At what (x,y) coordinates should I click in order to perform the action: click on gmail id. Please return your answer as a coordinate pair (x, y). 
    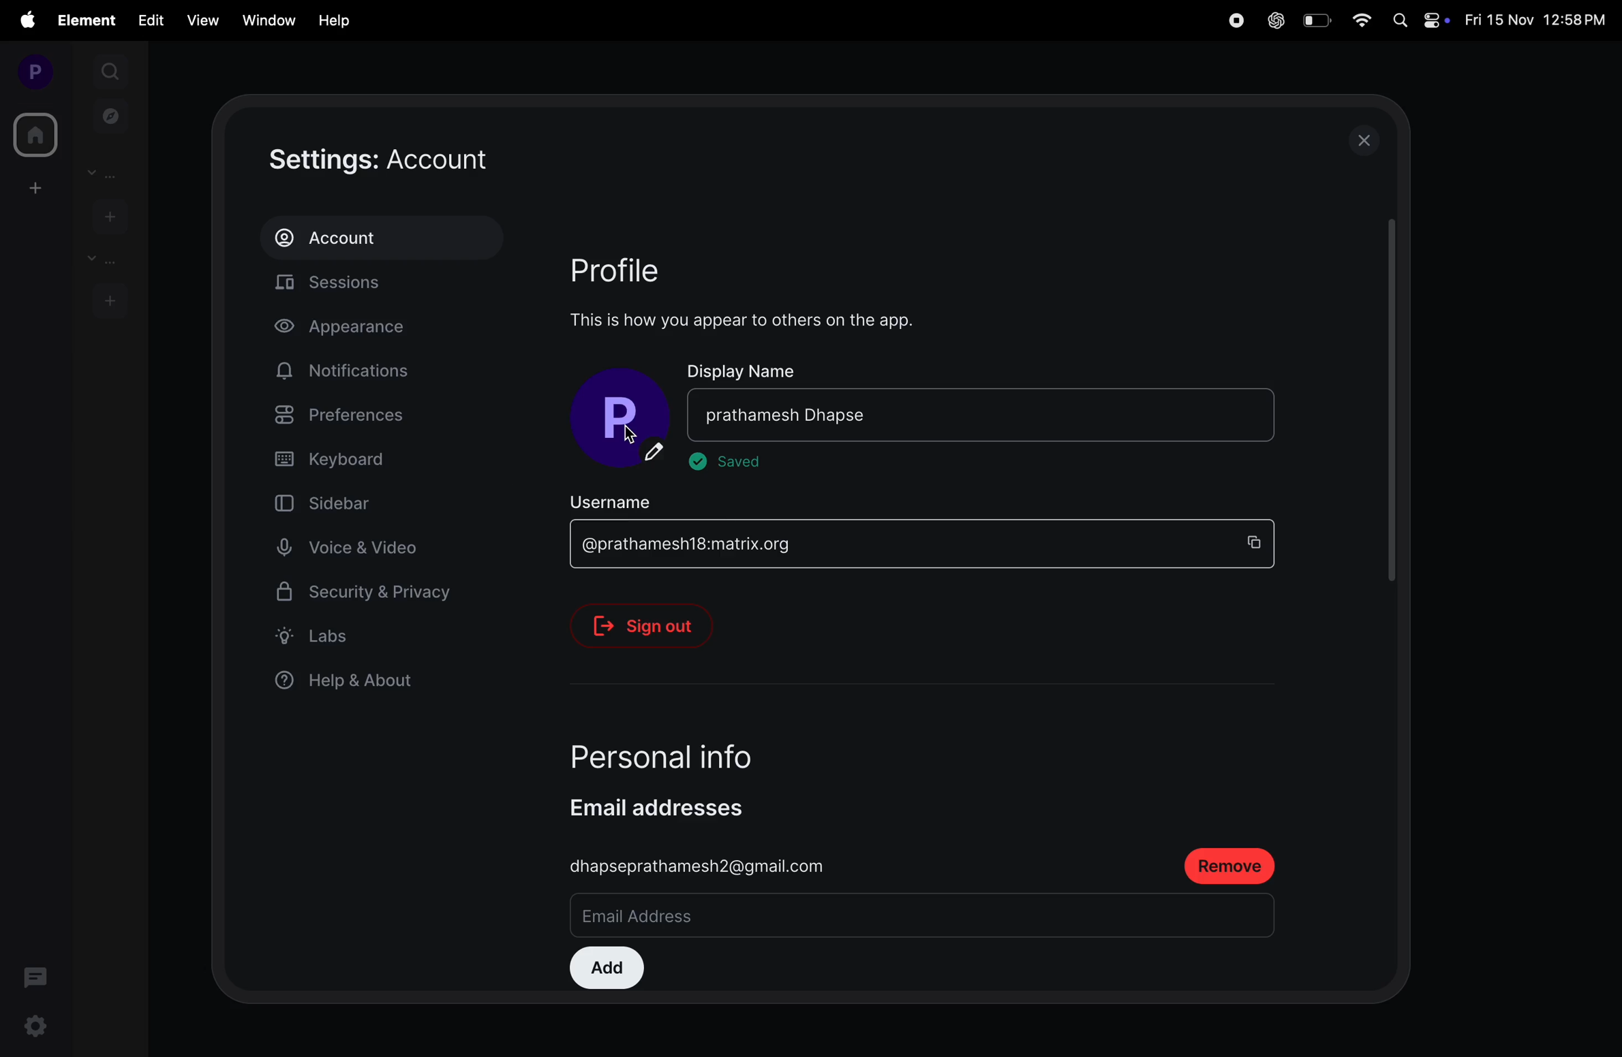
    Looking at the image, I should click on (701, 861).